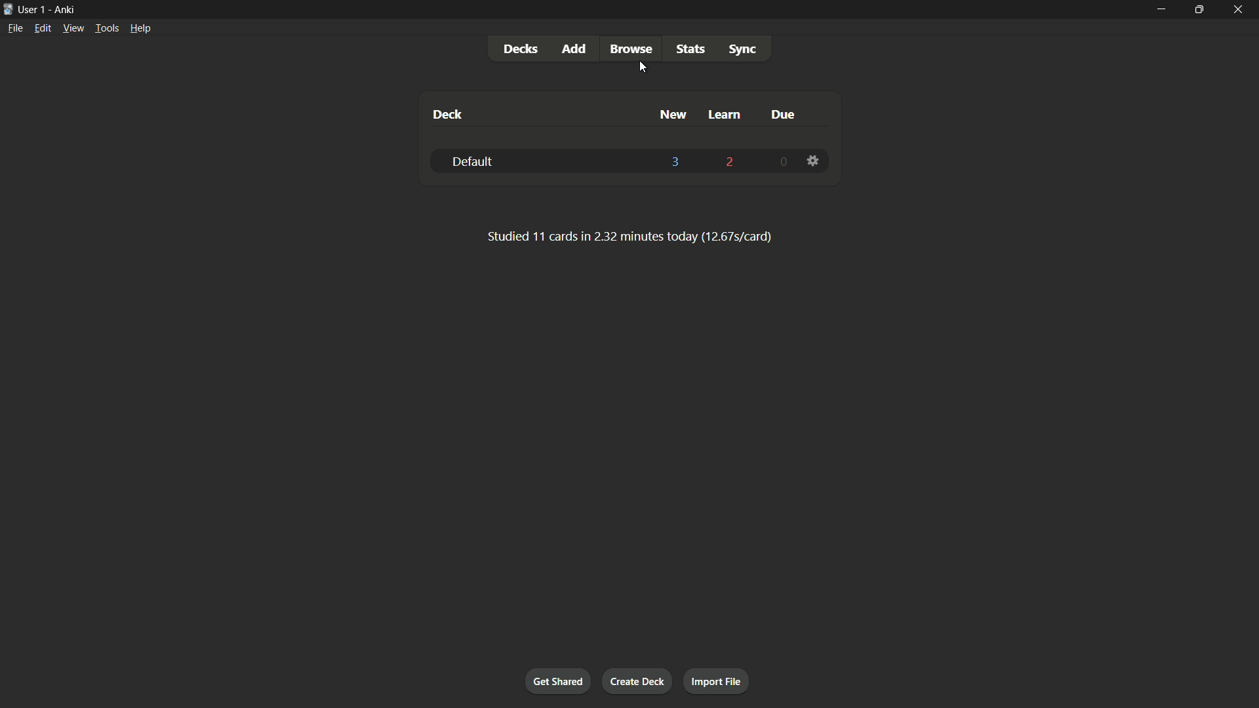 The width and height of the screenshot is (1259, 708). Describe the element at coordinates (638, 682) in the screenshot. I see `create deck` at that location.